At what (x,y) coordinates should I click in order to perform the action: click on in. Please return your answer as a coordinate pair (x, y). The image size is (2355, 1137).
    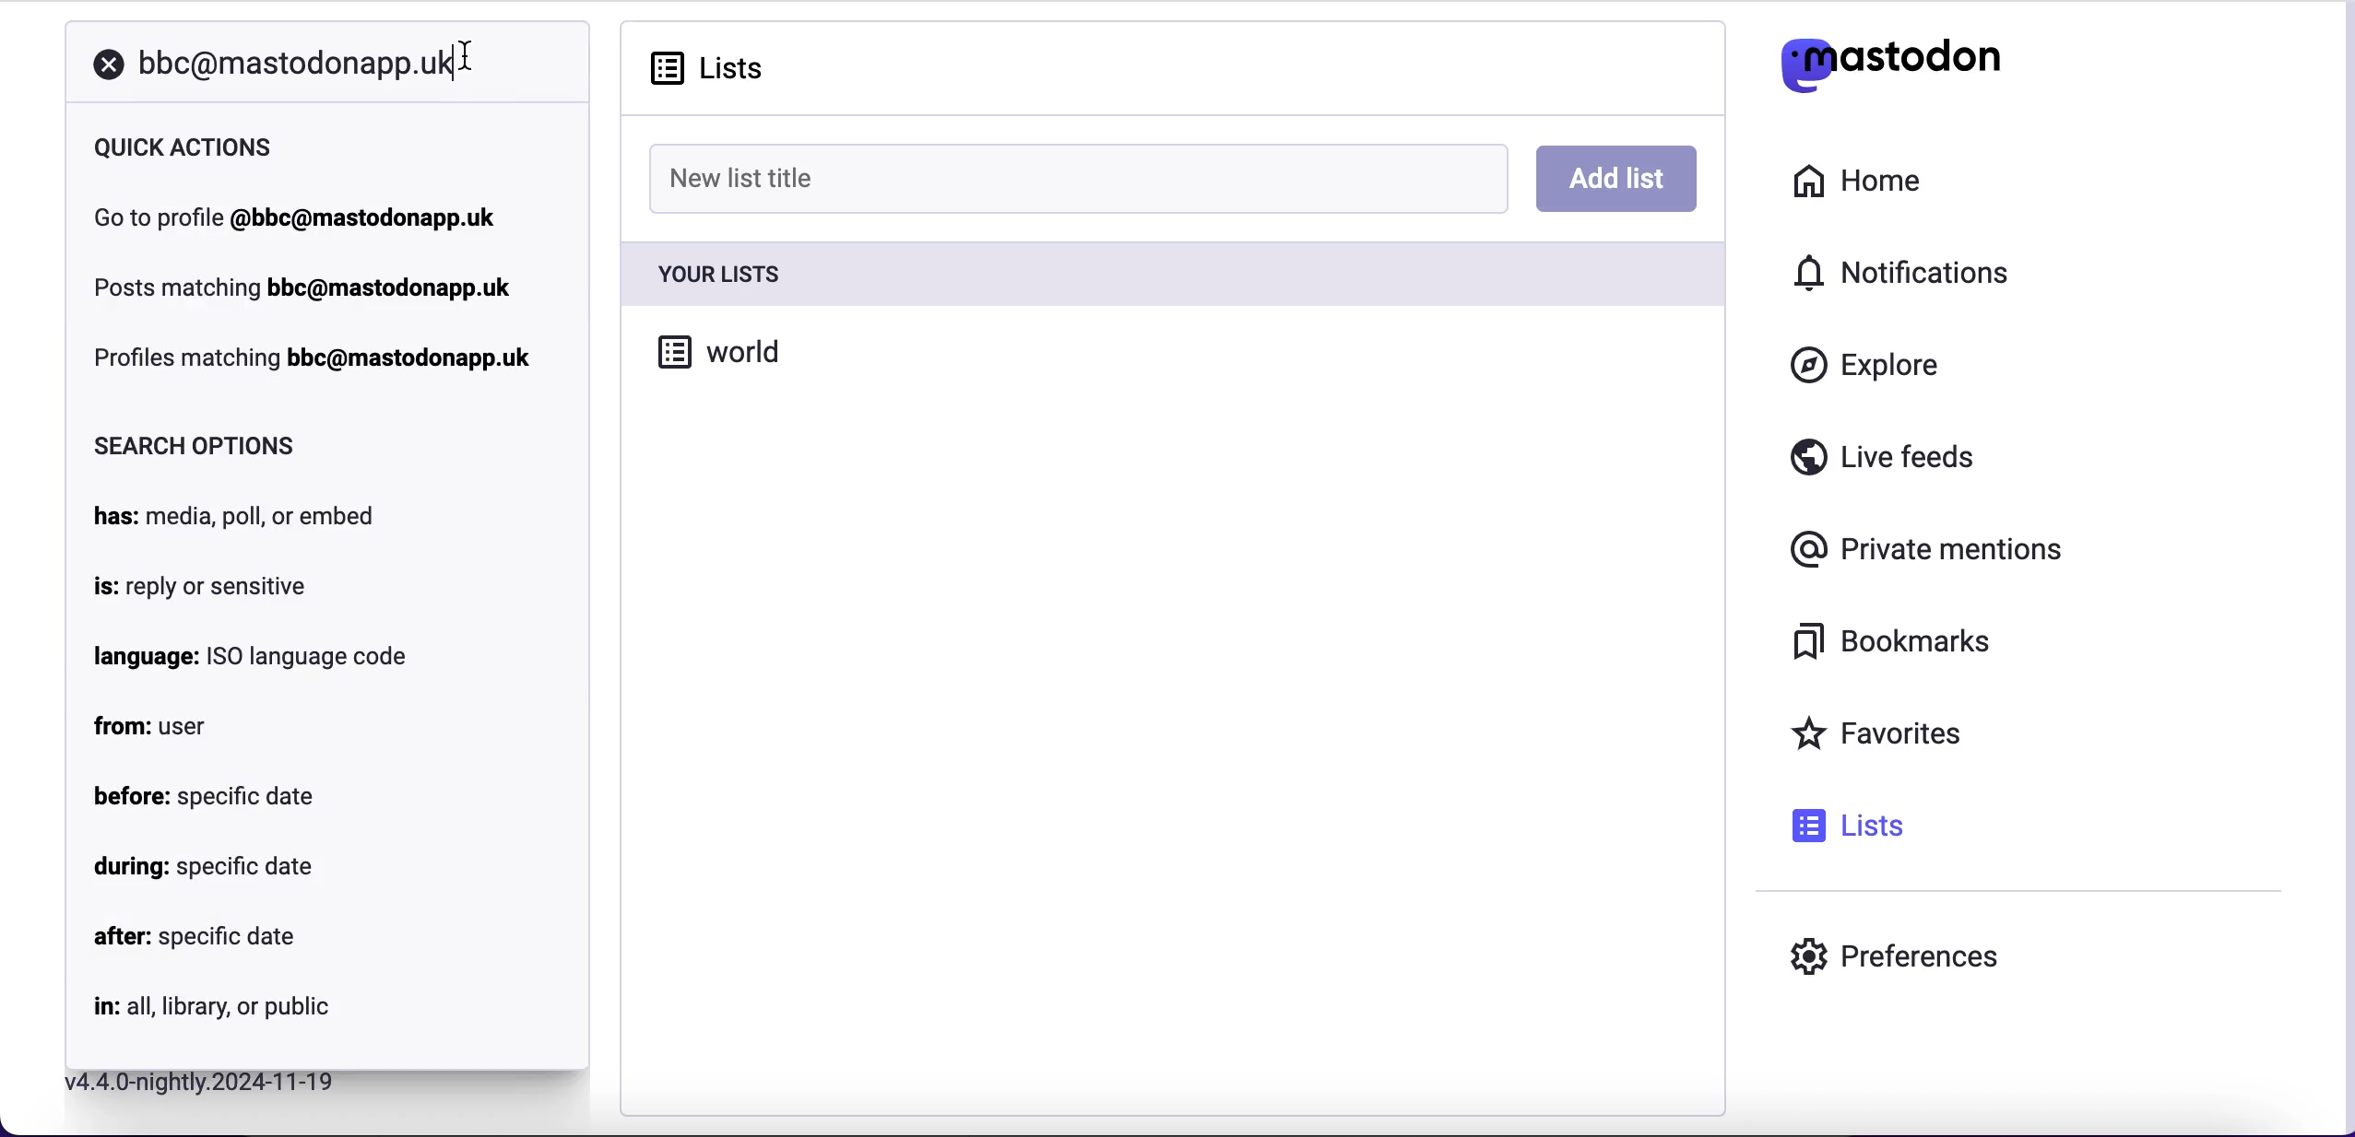
    Looking at the image, I should click on (209, 1009).